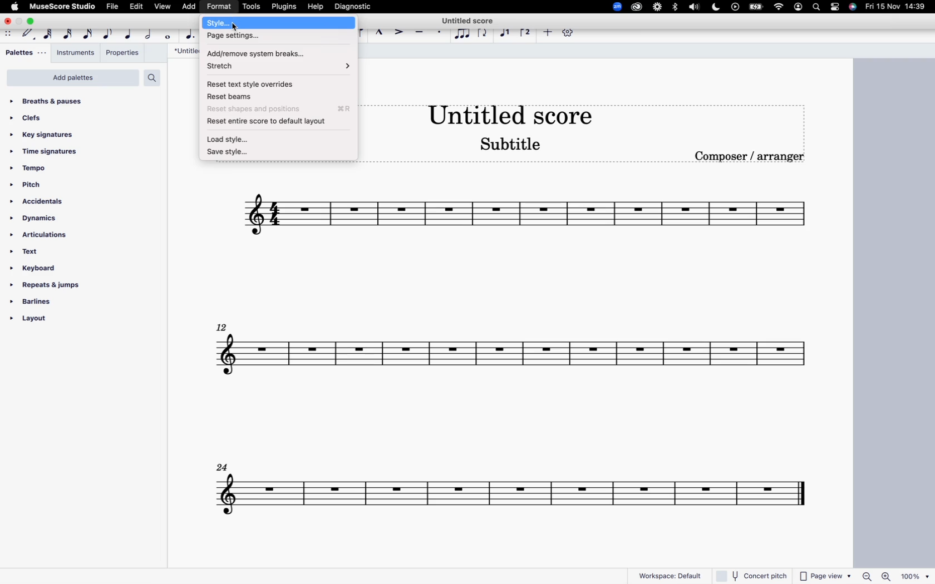  I want to click on format, so click(219, 7).